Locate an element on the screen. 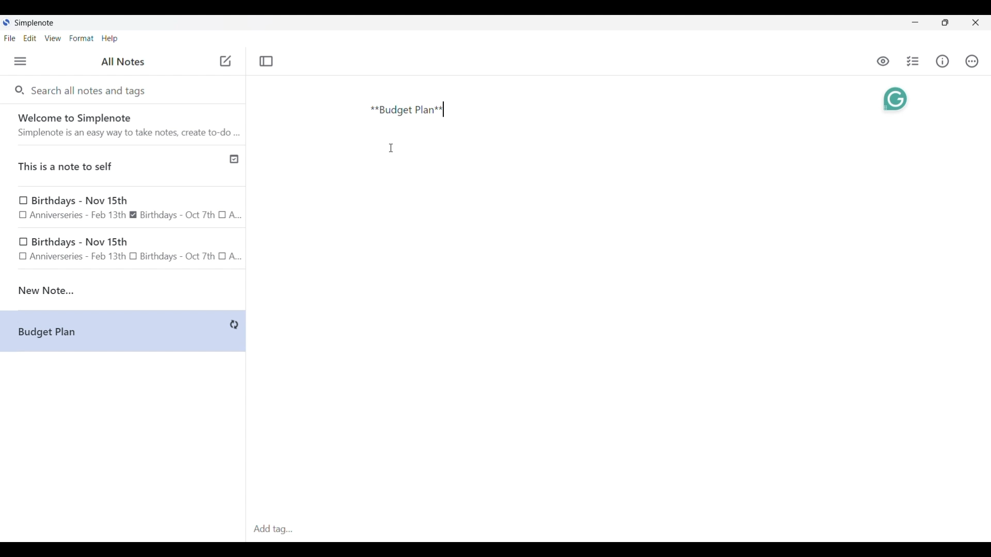 The height and width of the screenshot is (557, 991). Software welcome note is located at coordinates (125, 124).